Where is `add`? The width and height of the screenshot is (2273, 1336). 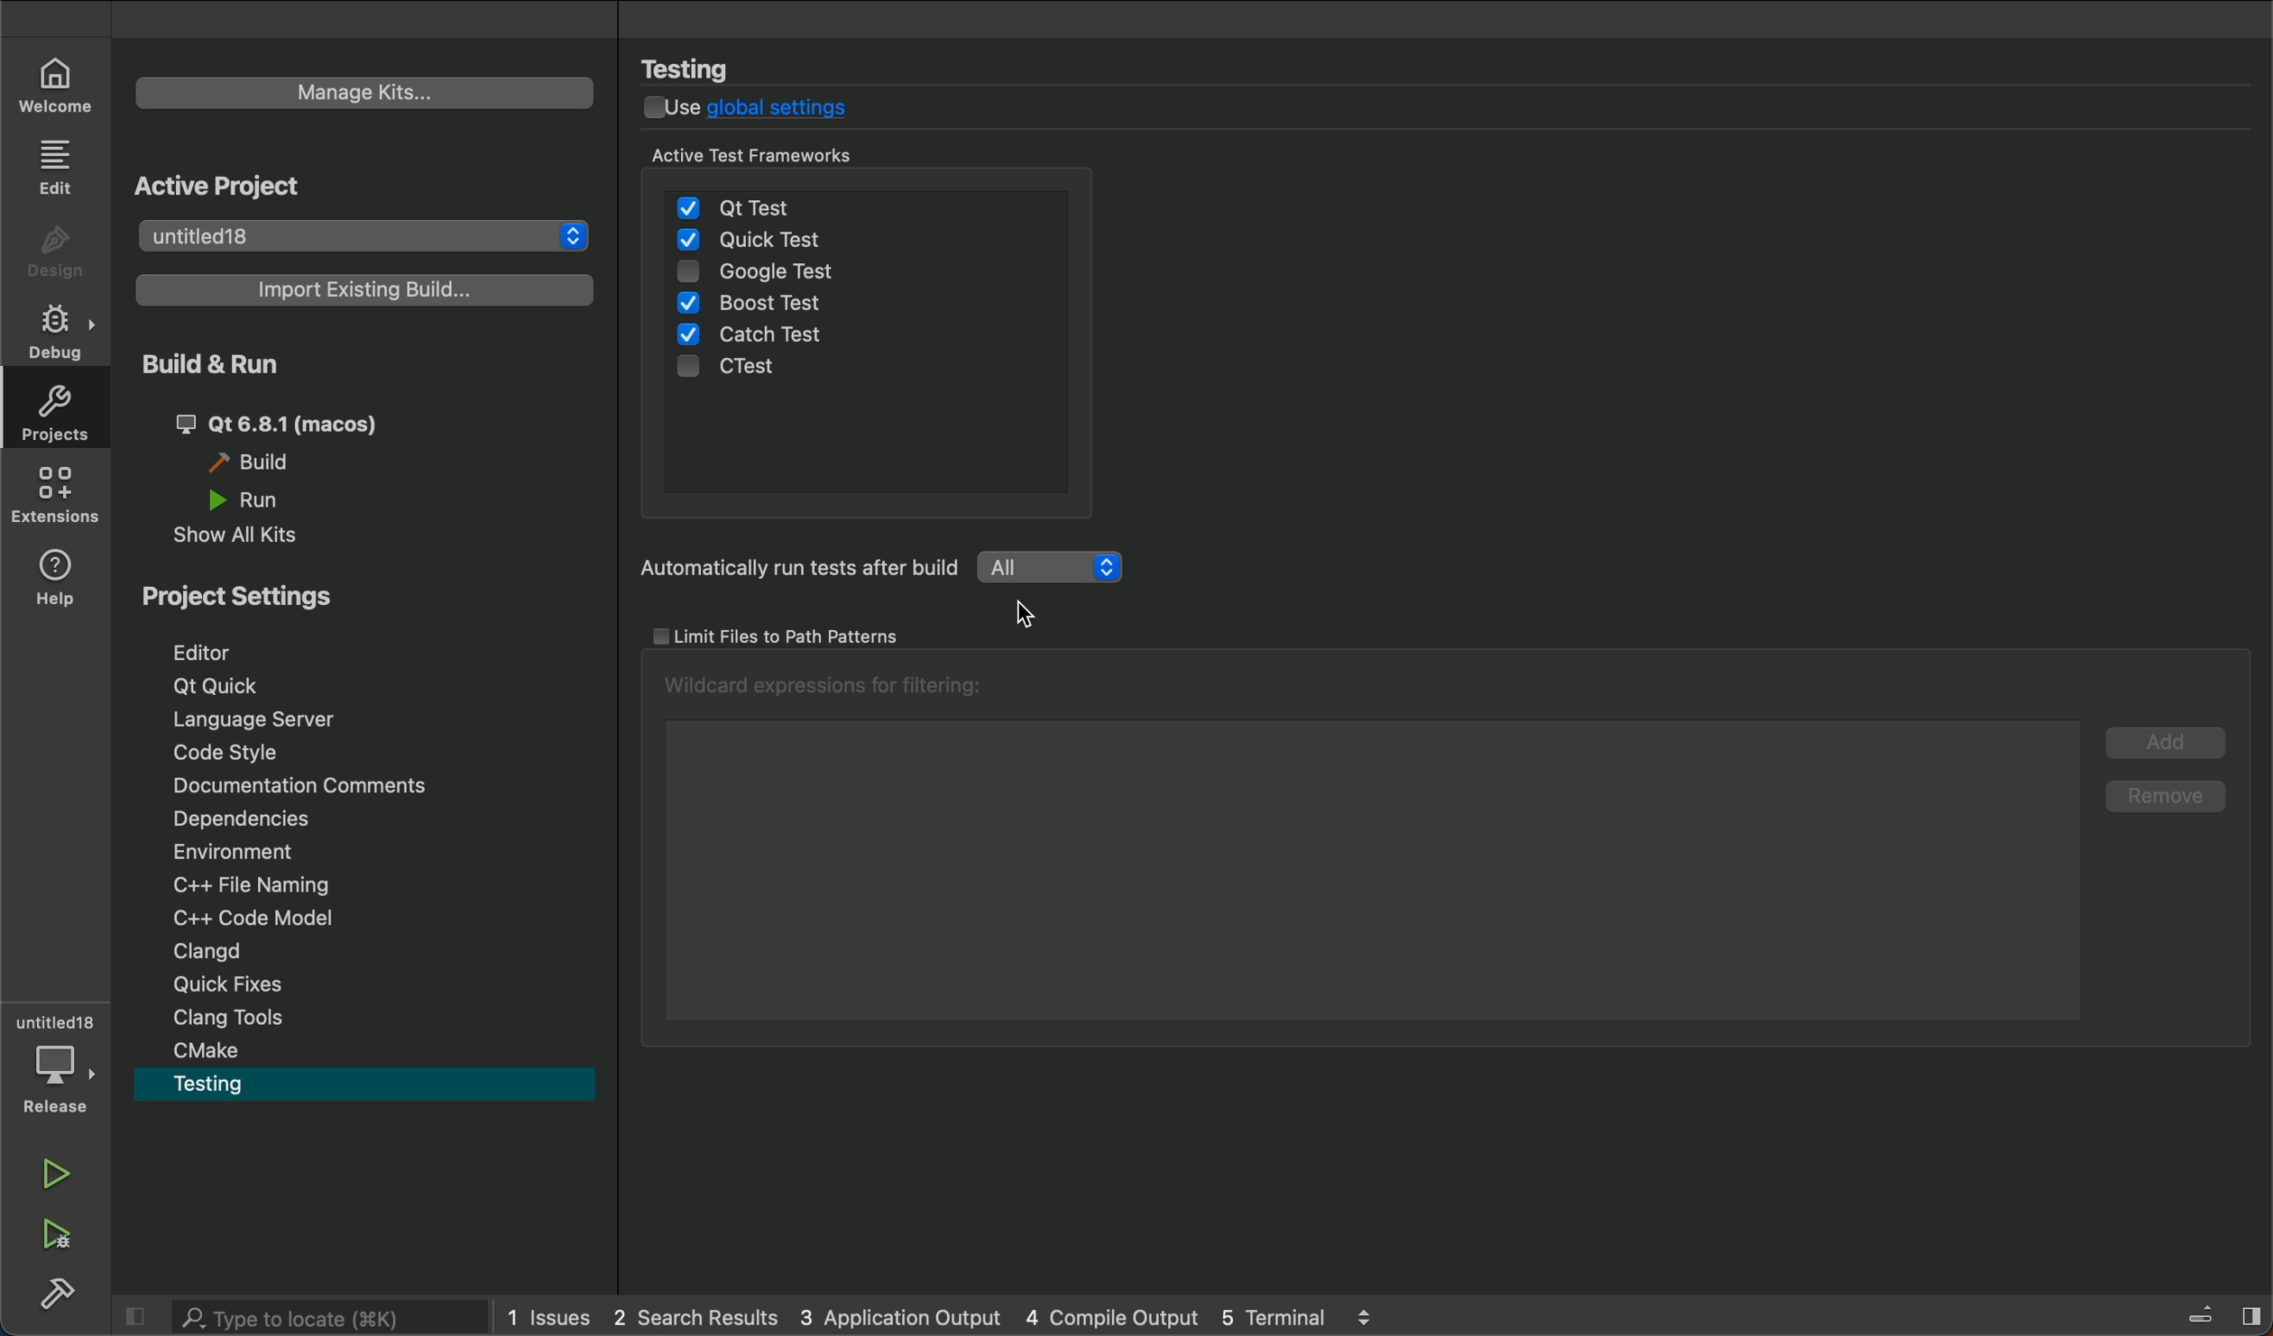 add is located at coordinates (2167, 739).